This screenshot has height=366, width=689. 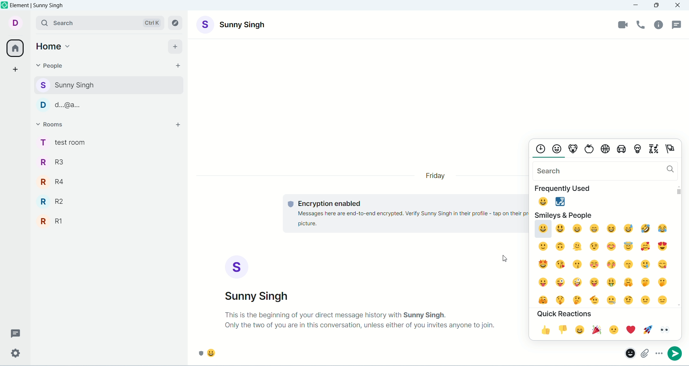 What do you see at coordinates (437, 176) in the screenshot?
I see `day` at bounding box center [437, 176].